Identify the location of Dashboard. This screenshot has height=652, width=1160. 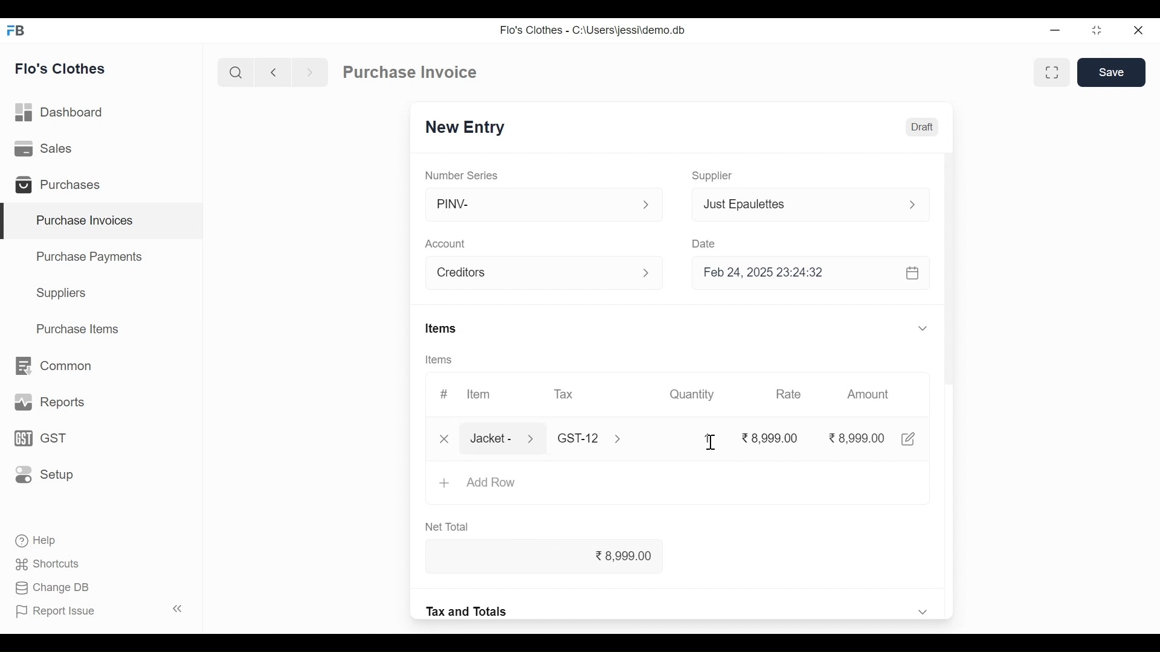
(65, 113).